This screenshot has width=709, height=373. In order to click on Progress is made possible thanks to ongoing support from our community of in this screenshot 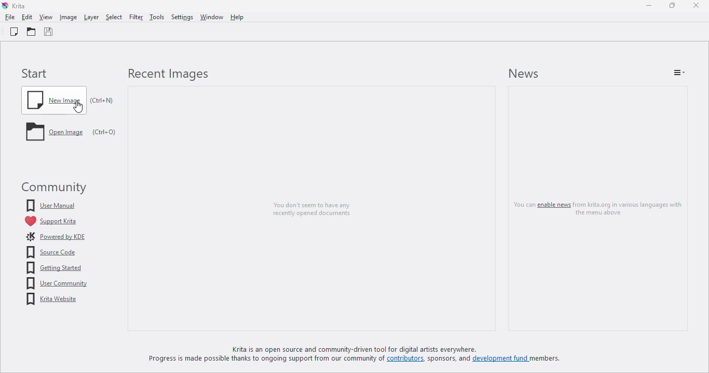, I will do `click(267, 360)`.